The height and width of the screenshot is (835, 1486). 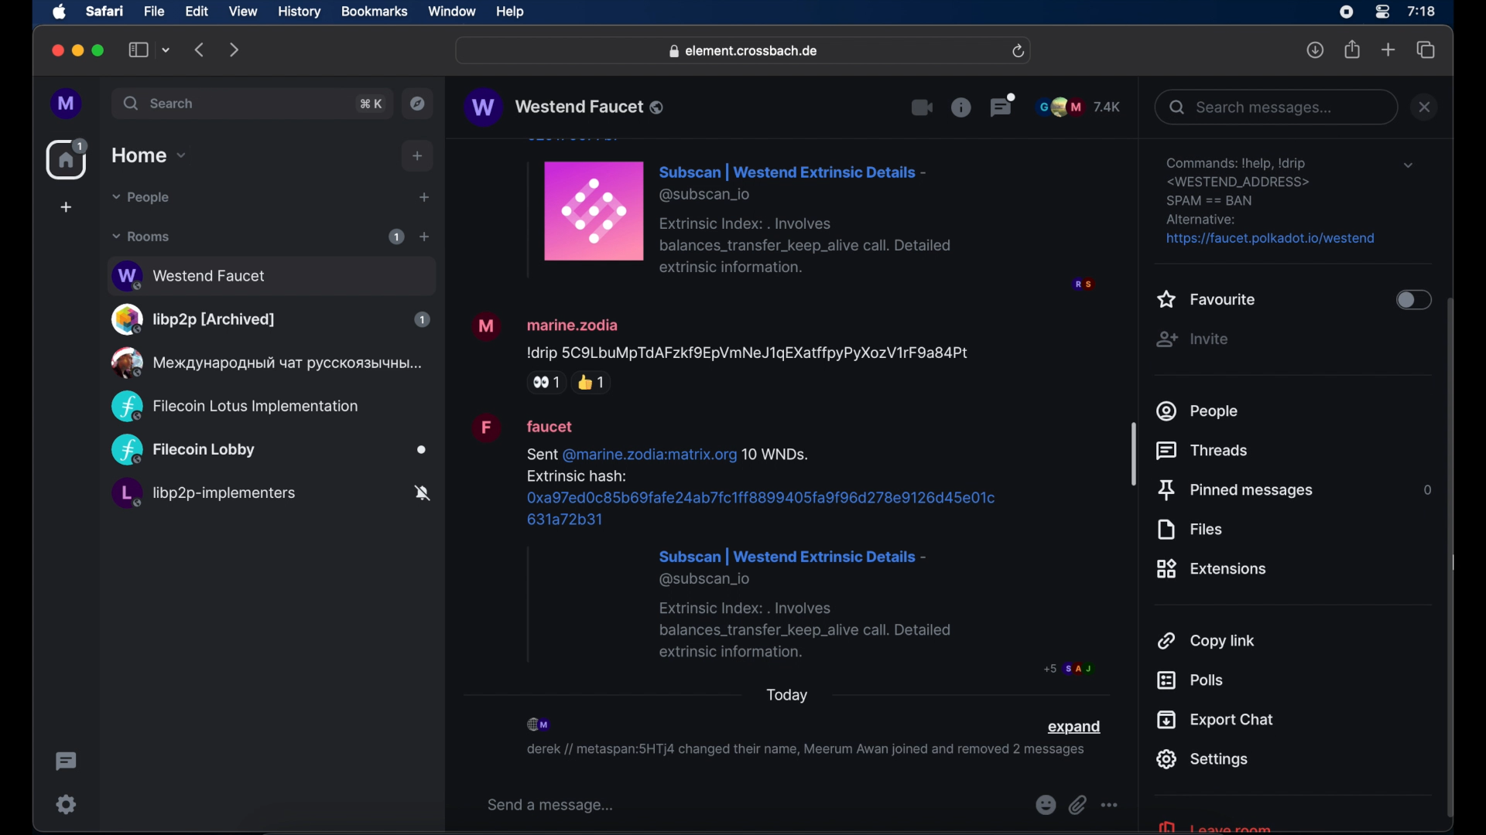 I want to click on attachments, so click(x=1077, y=806).